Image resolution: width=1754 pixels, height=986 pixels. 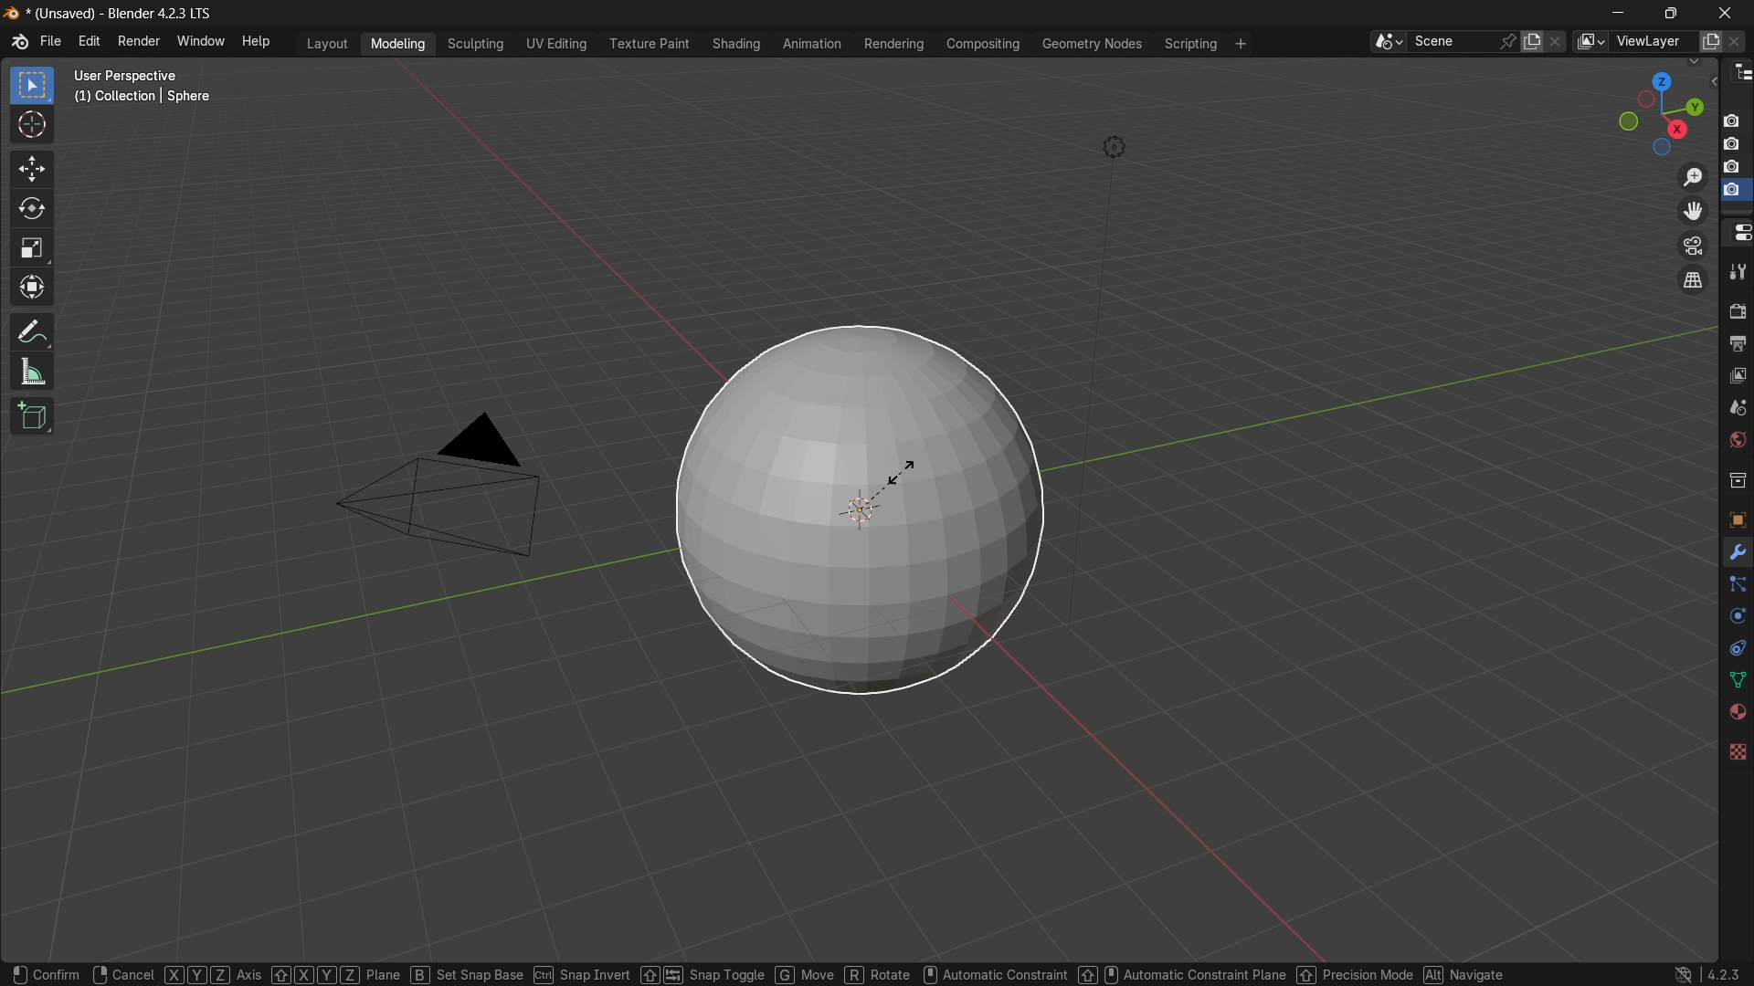 I want to click on window menu, so click(x=200, y=44).